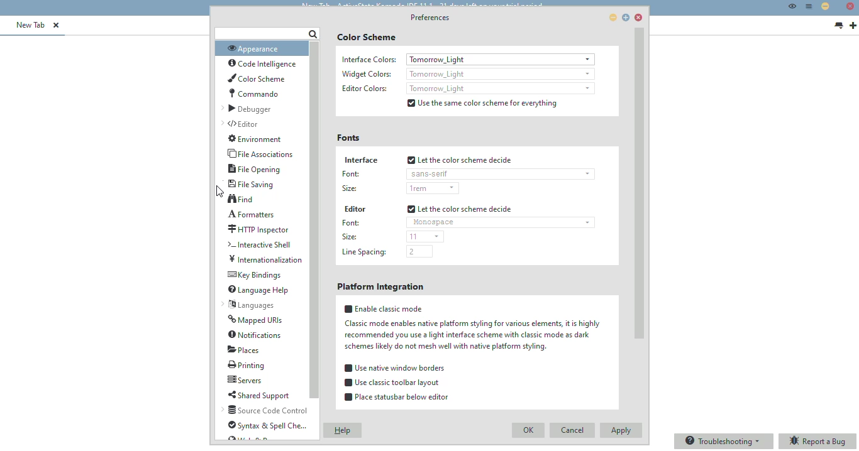 The height and width of the screenshot is (451, 859). I want to click on report a bug, so click(818, 442).